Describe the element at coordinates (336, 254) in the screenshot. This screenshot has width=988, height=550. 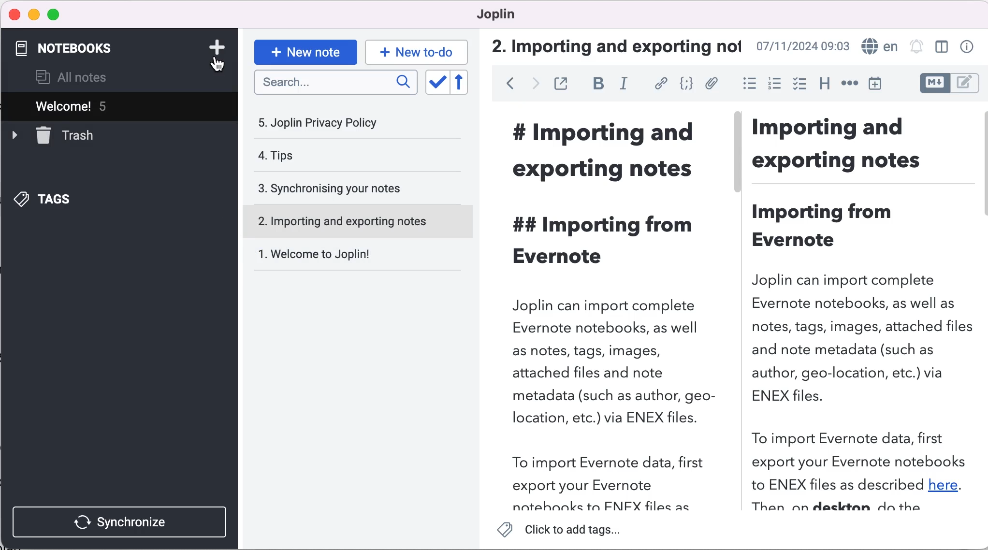
I see `welcome to joplin!` at that location.